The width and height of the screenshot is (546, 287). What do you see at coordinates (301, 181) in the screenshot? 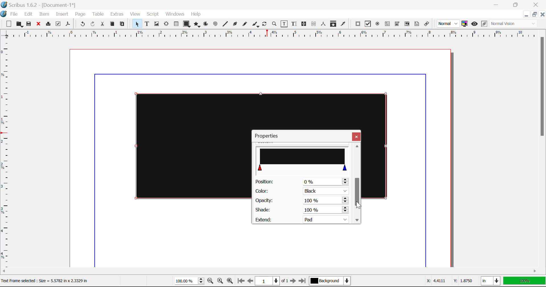
I see `Position` at bounding box center [301, 181].